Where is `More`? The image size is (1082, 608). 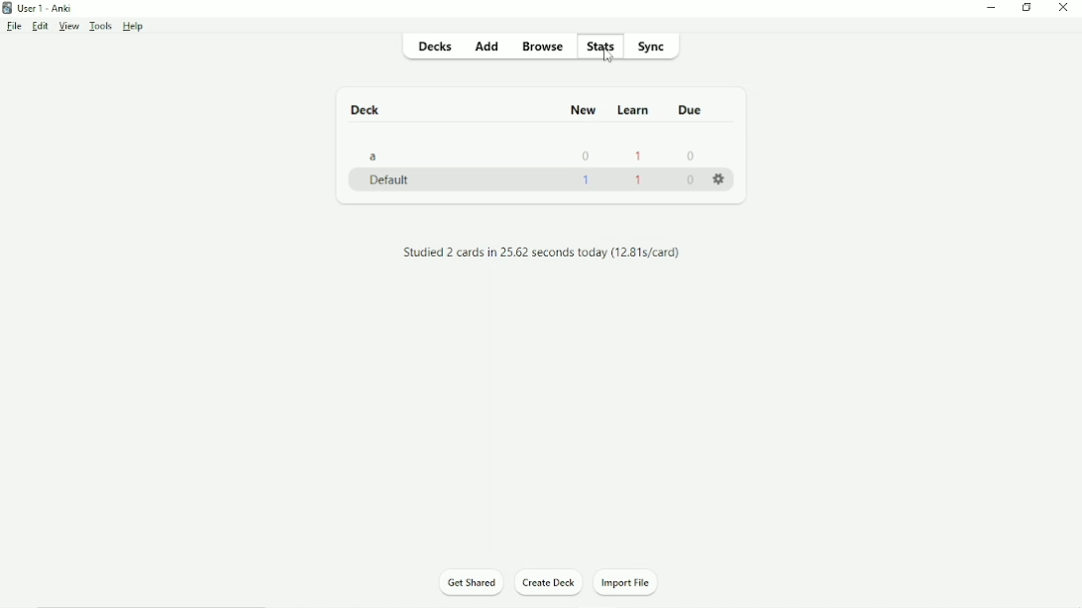
More is located at coordinates (719, 179).